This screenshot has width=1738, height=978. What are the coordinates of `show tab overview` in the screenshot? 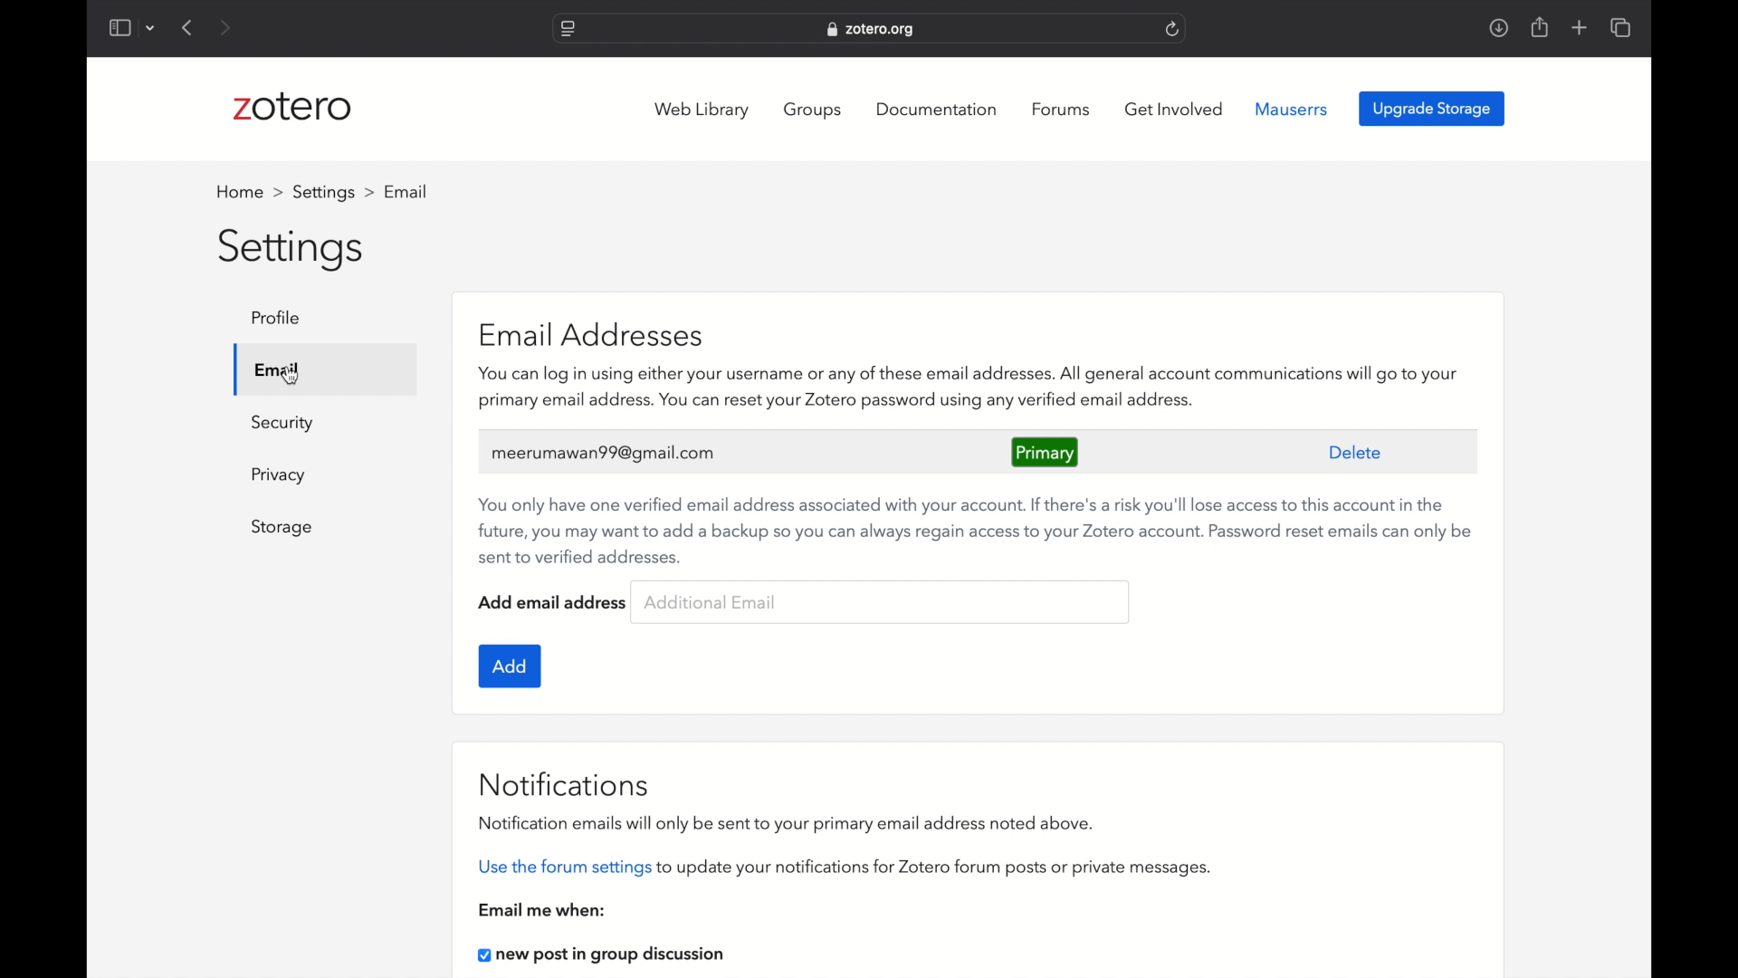 It's located at (1622, 29).